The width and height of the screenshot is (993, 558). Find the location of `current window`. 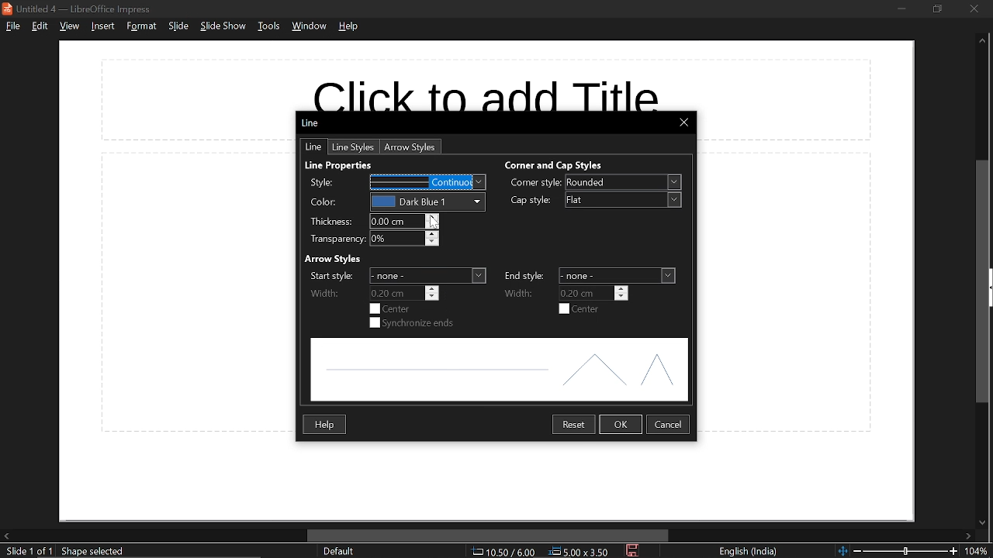

current window is located at coordinates (78, 9).